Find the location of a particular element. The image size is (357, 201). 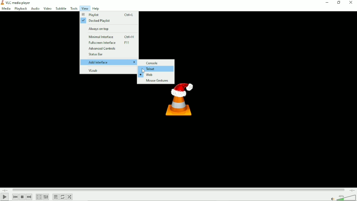

Mouse gestures is located at coordinates (156, 81).